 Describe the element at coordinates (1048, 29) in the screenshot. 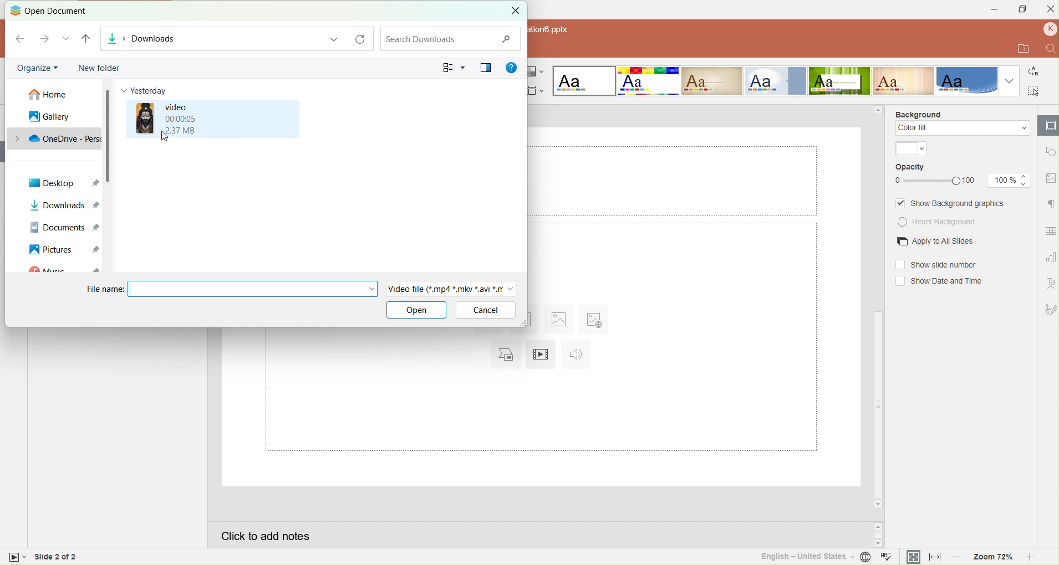

I see `Profile name` at that location.